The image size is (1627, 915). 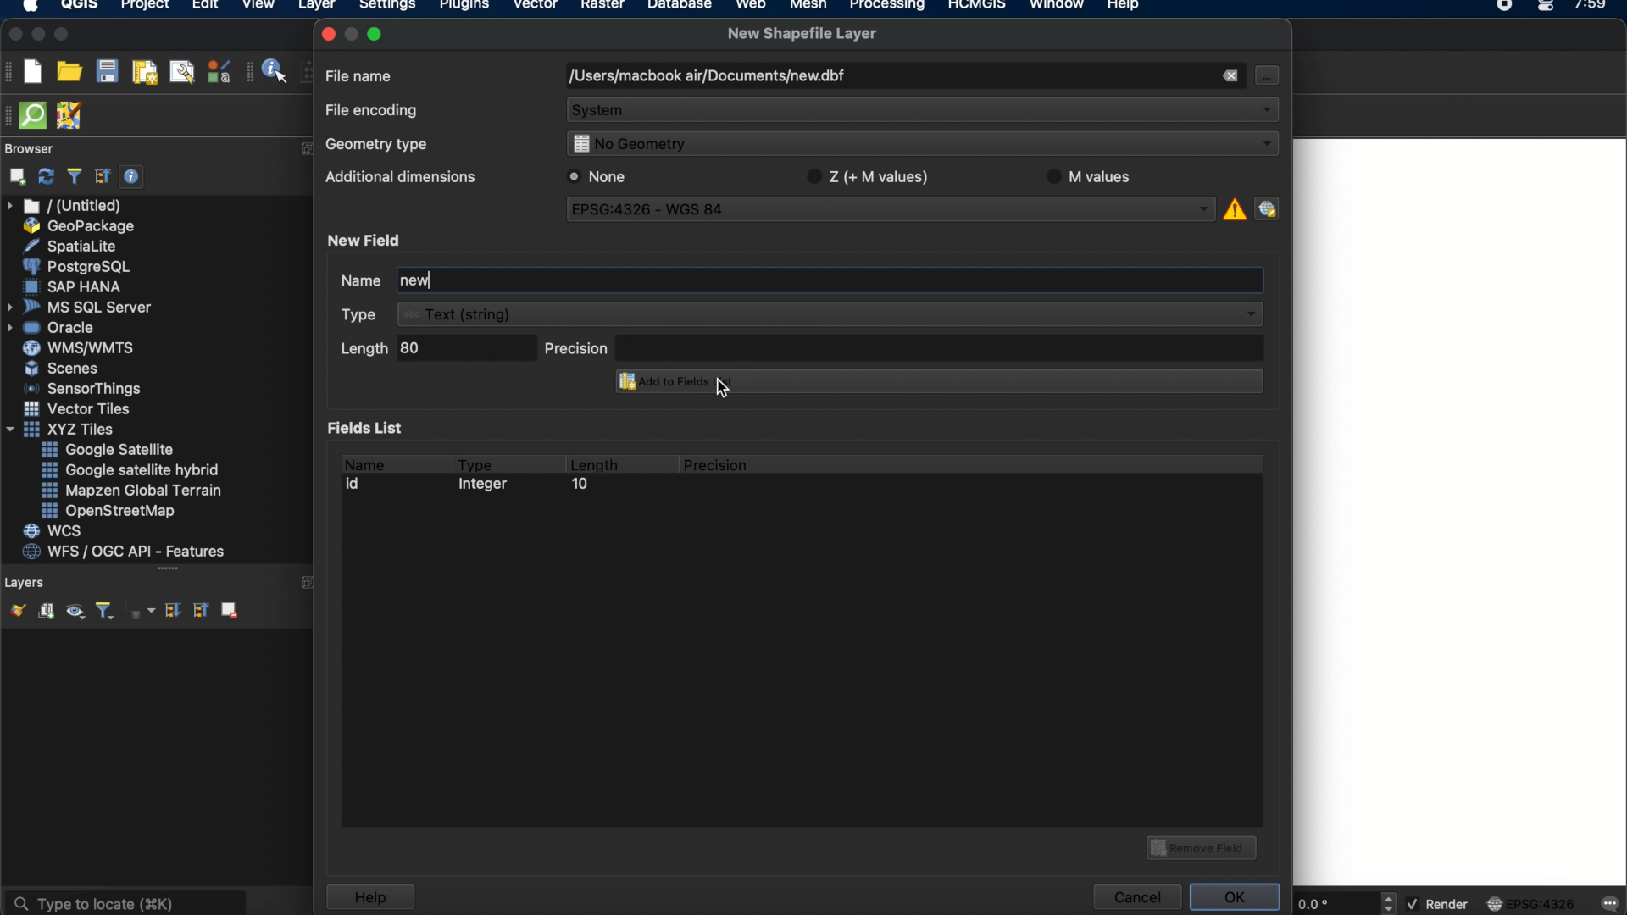 What do you see at coordinates (892, 212) in the screenshot?
I see `EPSG:4326 - WGS 84` at bounding box center [892, 212].